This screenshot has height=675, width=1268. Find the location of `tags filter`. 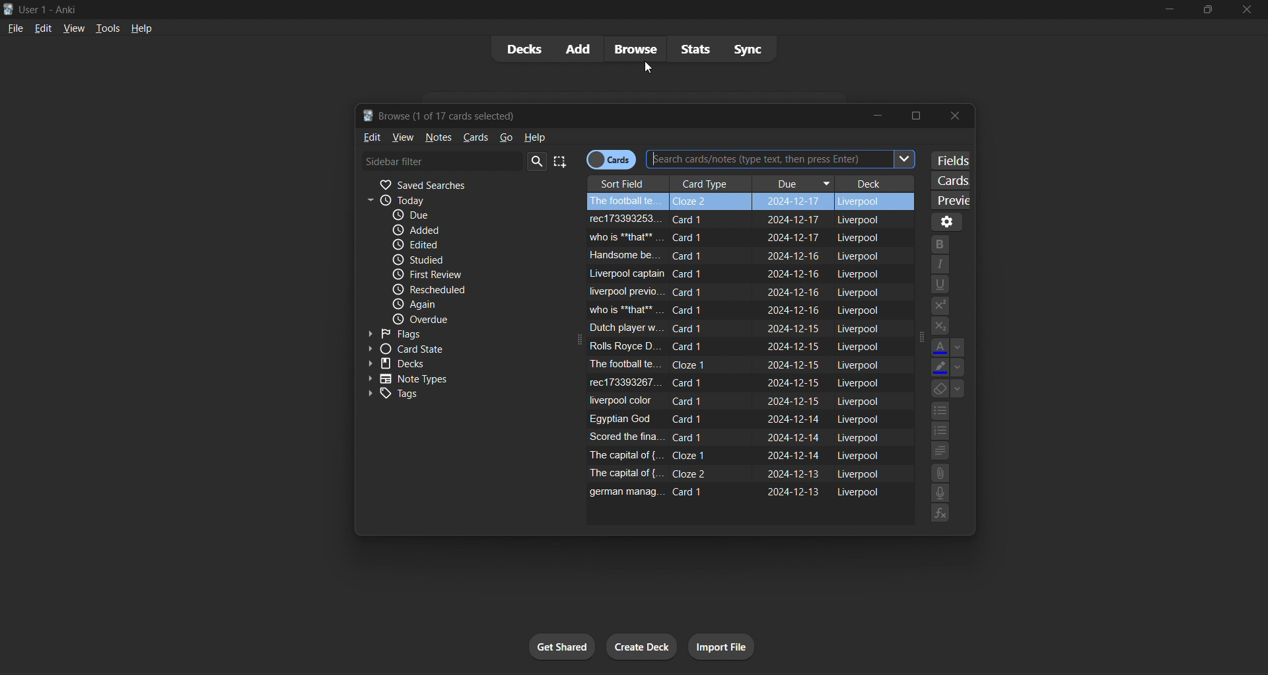

tags filter is located at coordinates (448, 394).